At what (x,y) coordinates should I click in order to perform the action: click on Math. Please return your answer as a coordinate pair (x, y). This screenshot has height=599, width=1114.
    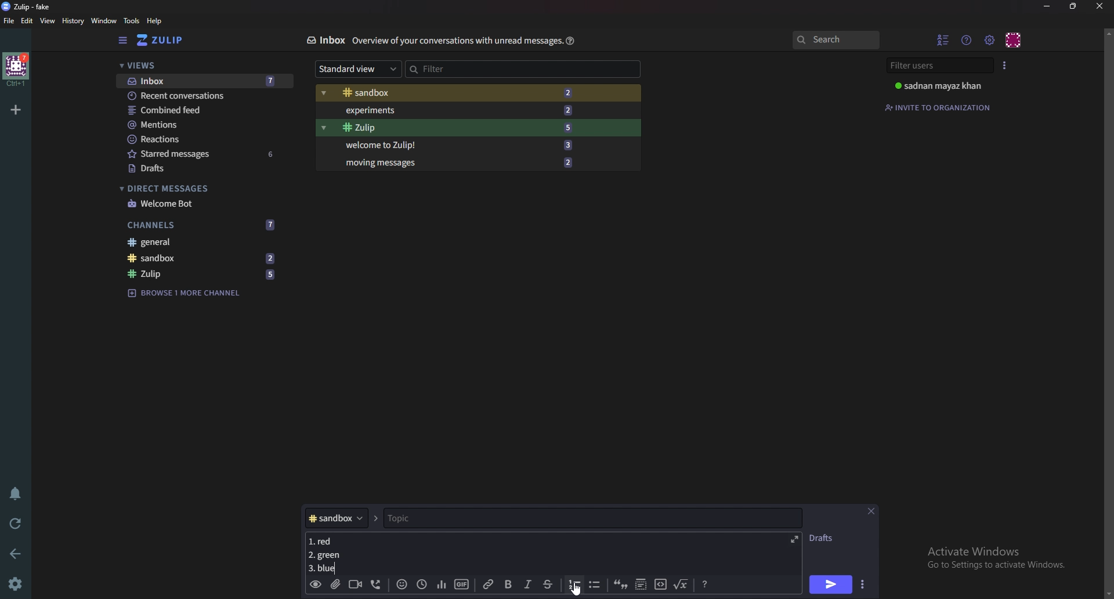
    Looking at the image, I should click on (682, 584).